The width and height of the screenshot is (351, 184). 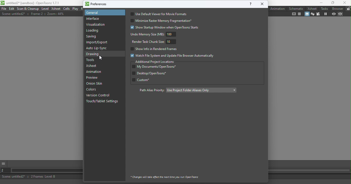 I want to click on Watch file system and update file browser automatically, so click(x=171, y=55).